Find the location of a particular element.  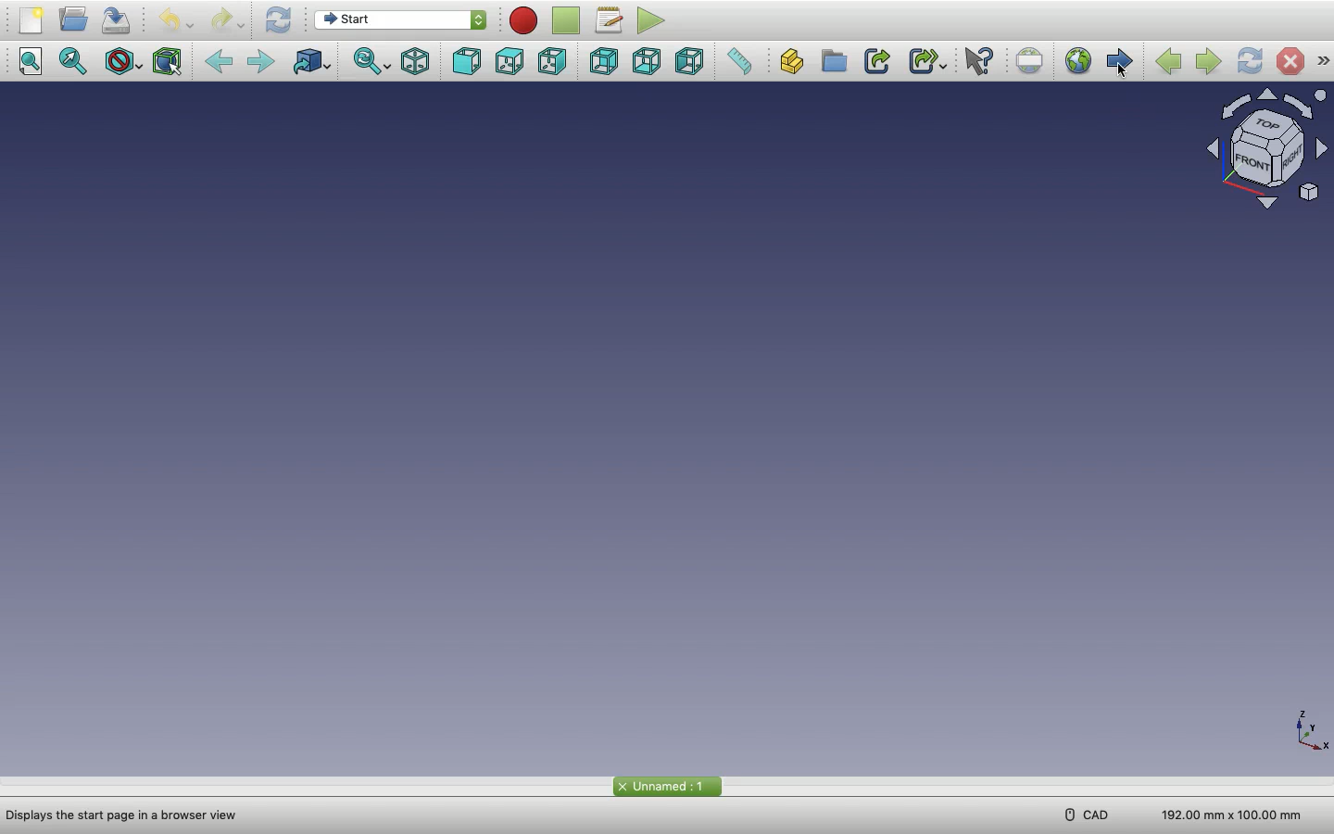

Previous page is located at coordinates (1169, 63).